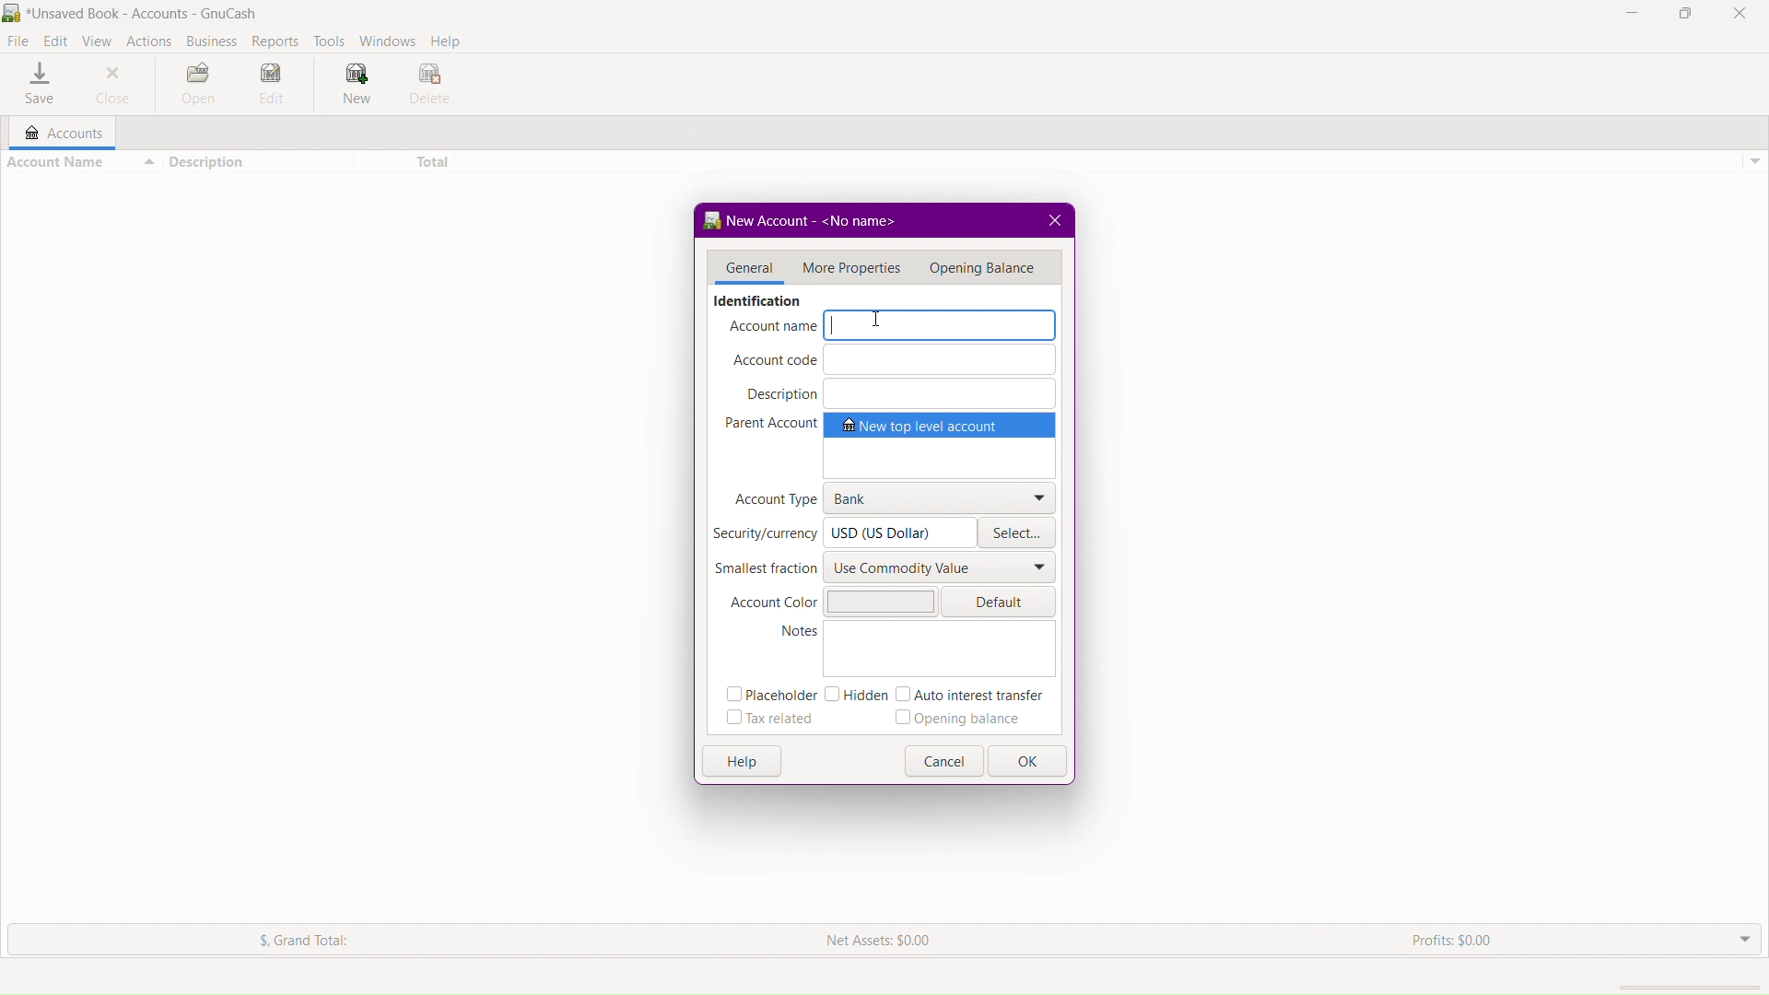 Image resolution: width=1769 pixels, height=995 pixels. What do you see at coordinates (327, 38) in the screenshot?
I see `Tools` at bounding box center [327, 38].